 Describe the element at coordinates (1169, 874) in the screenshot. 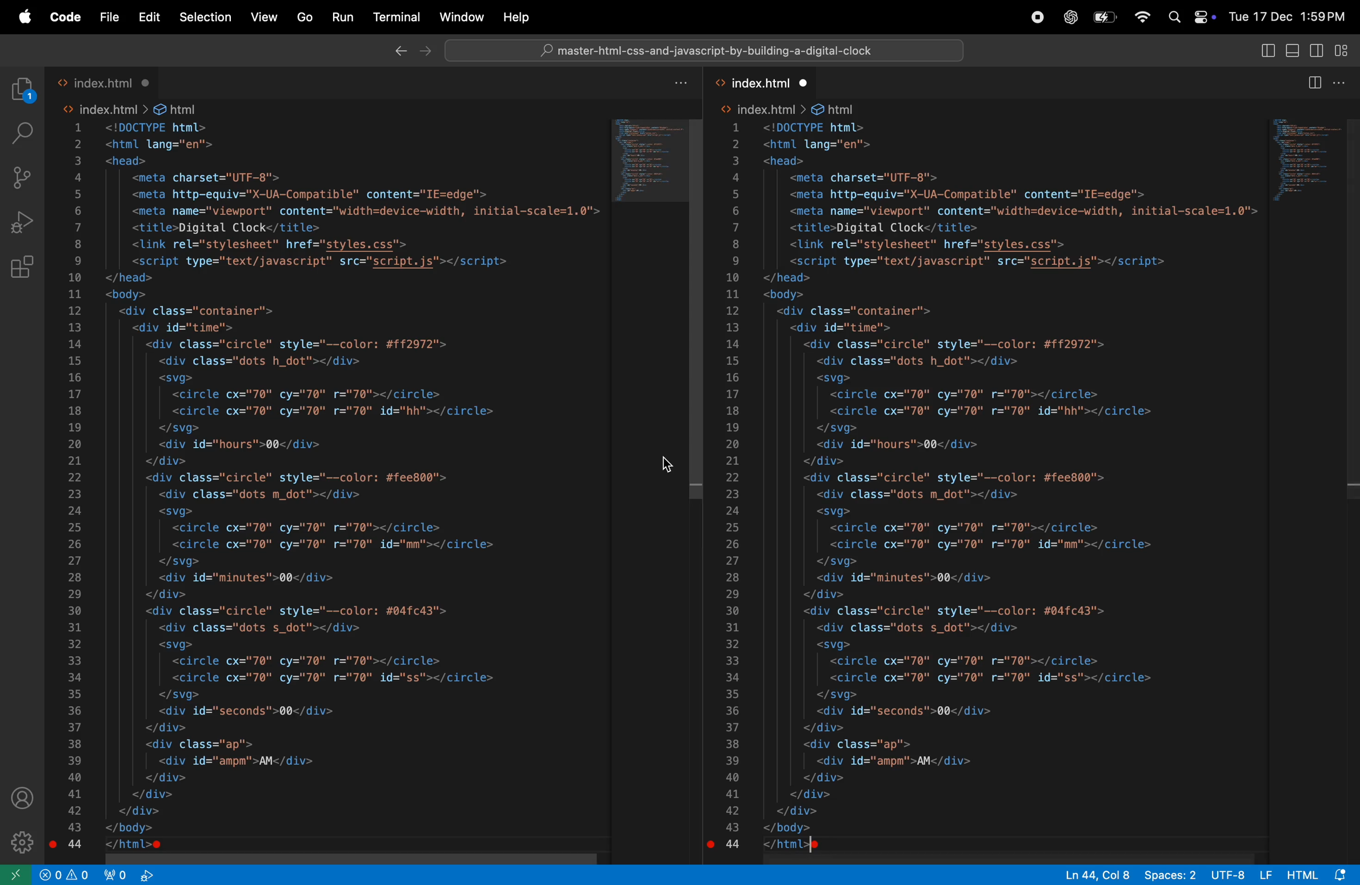

I see `spaces 2` at that location.